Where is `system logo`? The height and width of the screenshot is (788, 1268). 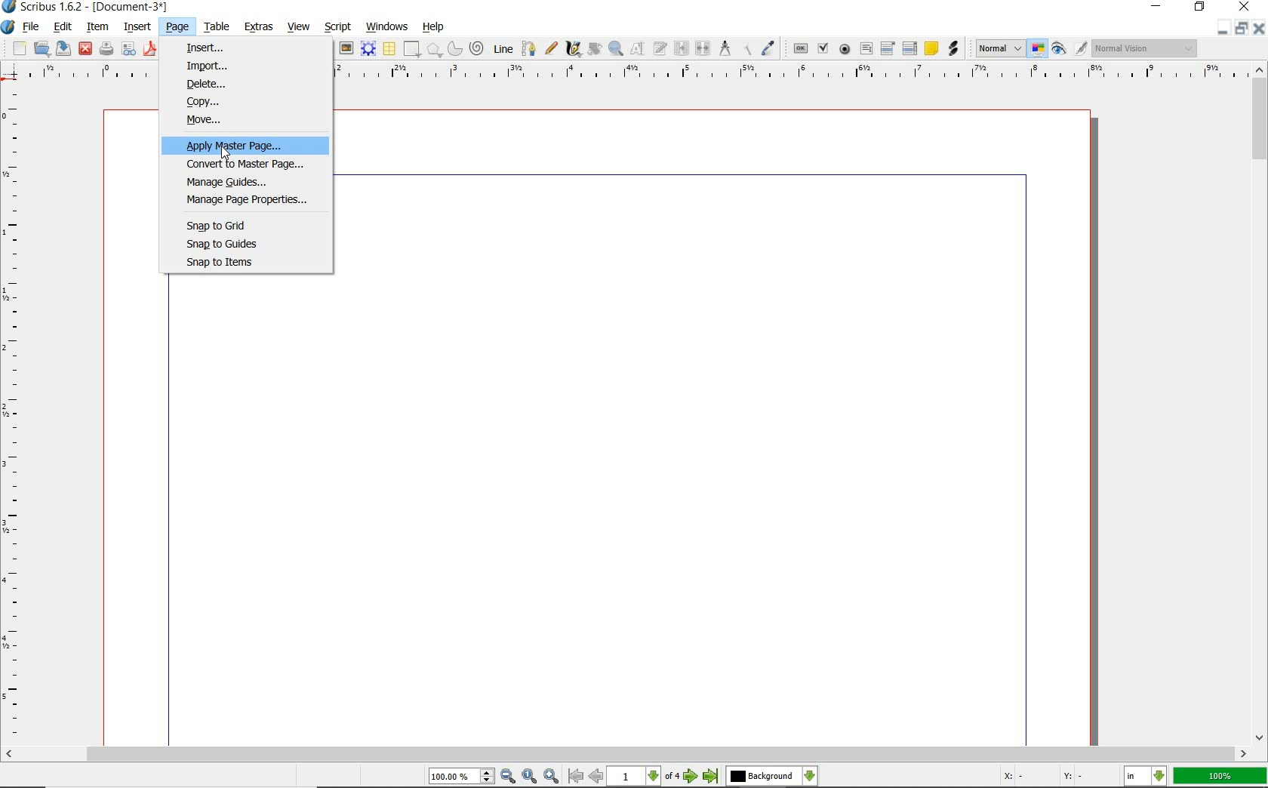 system logo is located at coordinates (8, 28).